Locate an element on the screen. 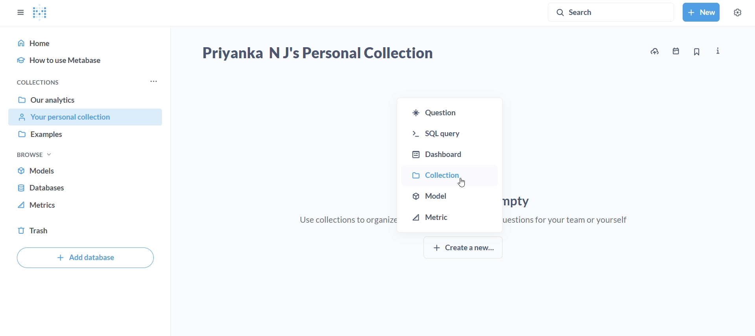 The image size is (755, 336). more info is located at coordinates (718, 52).